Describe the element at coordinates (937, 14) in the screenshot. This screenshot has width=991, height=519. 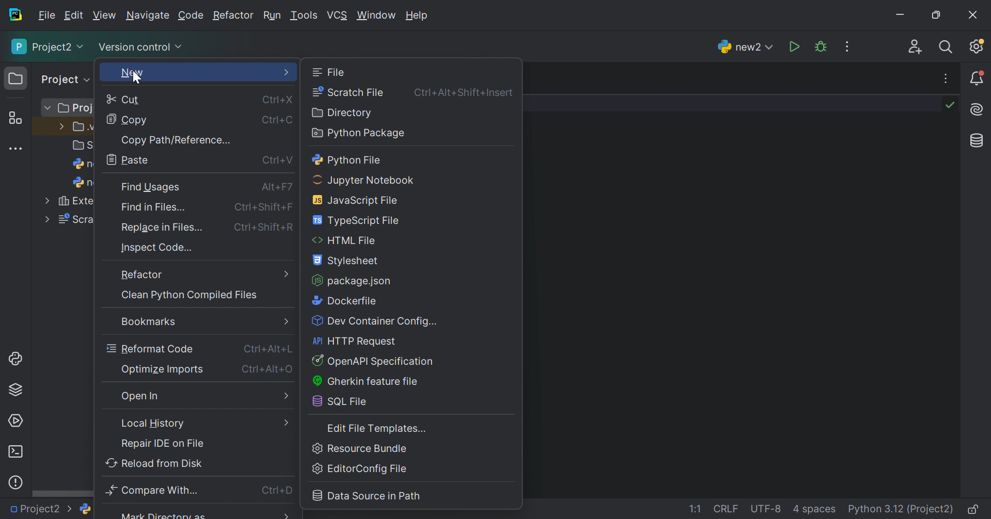
I see `Restore down` at that location.